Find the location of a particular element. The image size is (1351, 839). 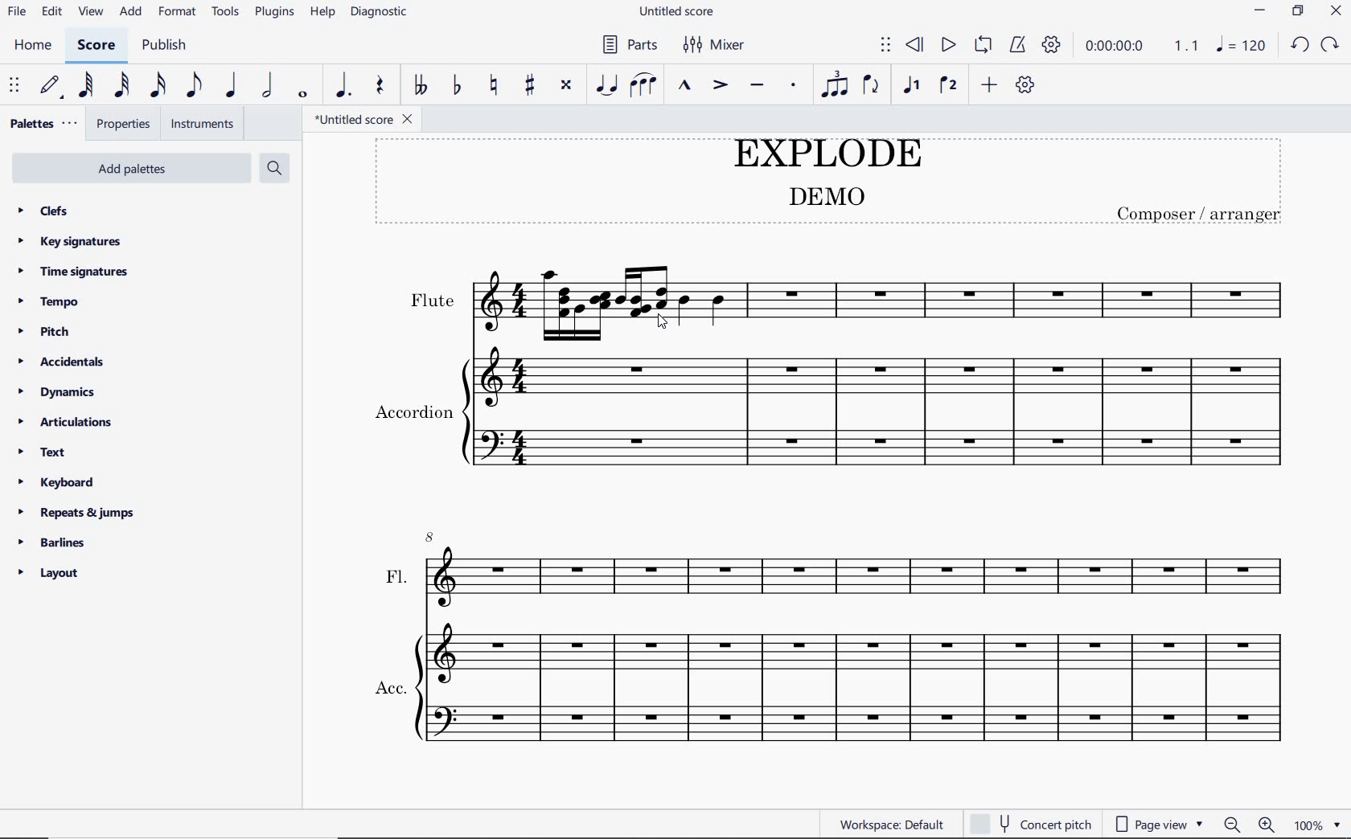

64th note is located at coordinates (86, 86).